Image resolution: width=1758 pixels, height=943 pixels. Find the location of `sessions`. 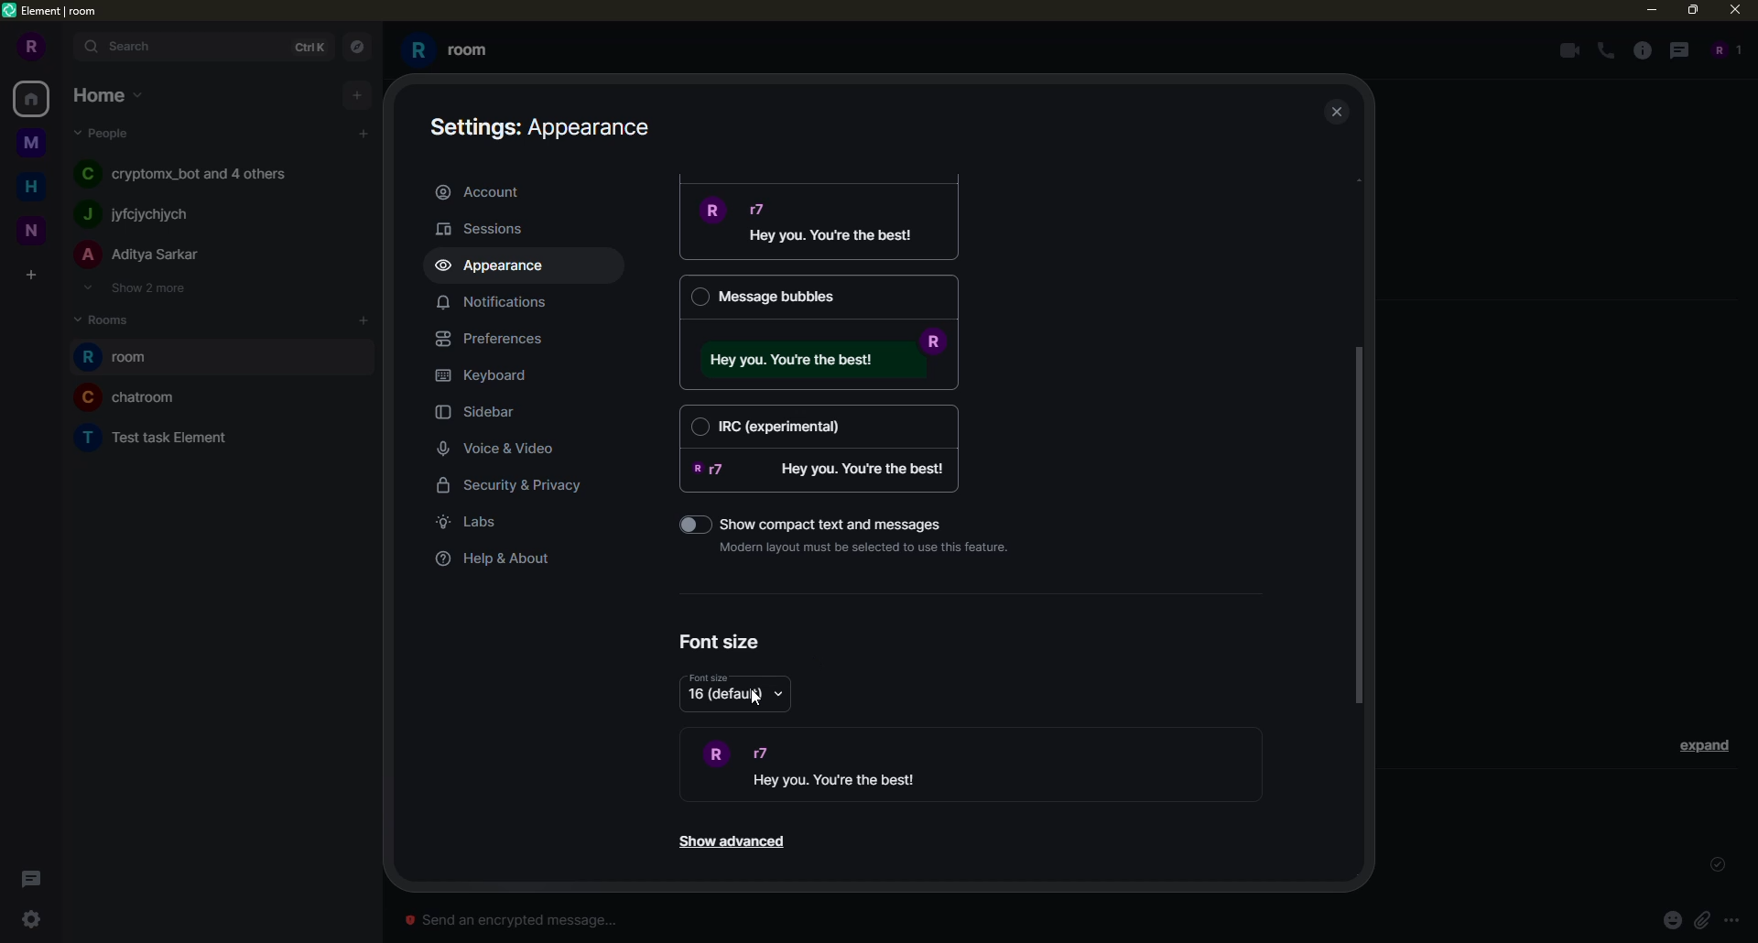

sessions is located at coordinates (491, 228).